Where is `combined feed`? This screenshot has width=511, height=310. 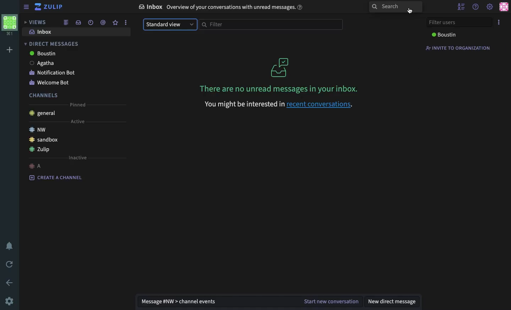 combined feed is located at coordinates (65, 22).